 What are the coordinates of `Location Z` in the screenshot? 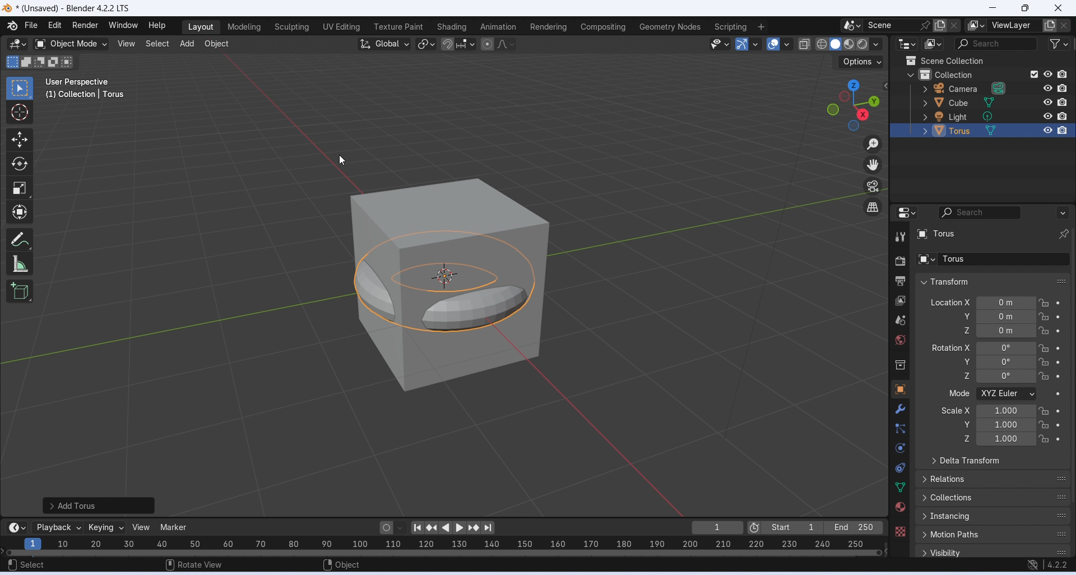 It's located at (965, 330).